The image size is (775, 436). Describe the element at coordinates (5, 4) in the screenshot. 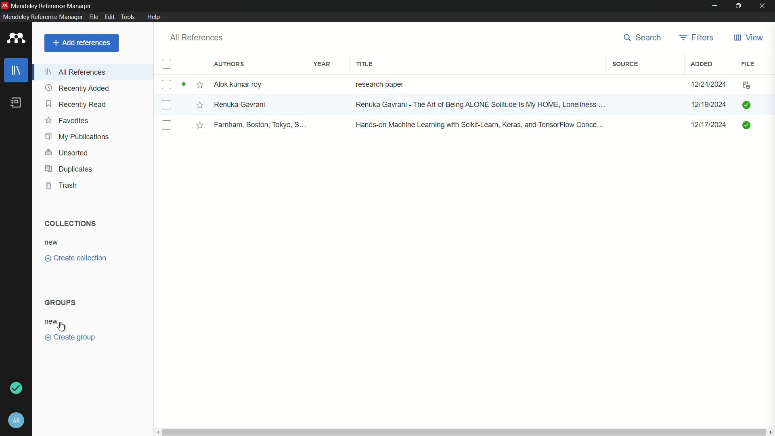

I see `app icon` at that location.